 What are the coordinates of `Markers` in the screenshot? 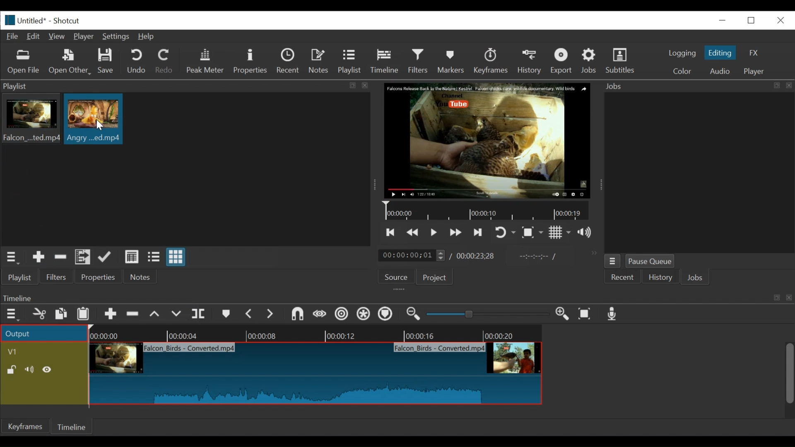 It's located at (453, 61).